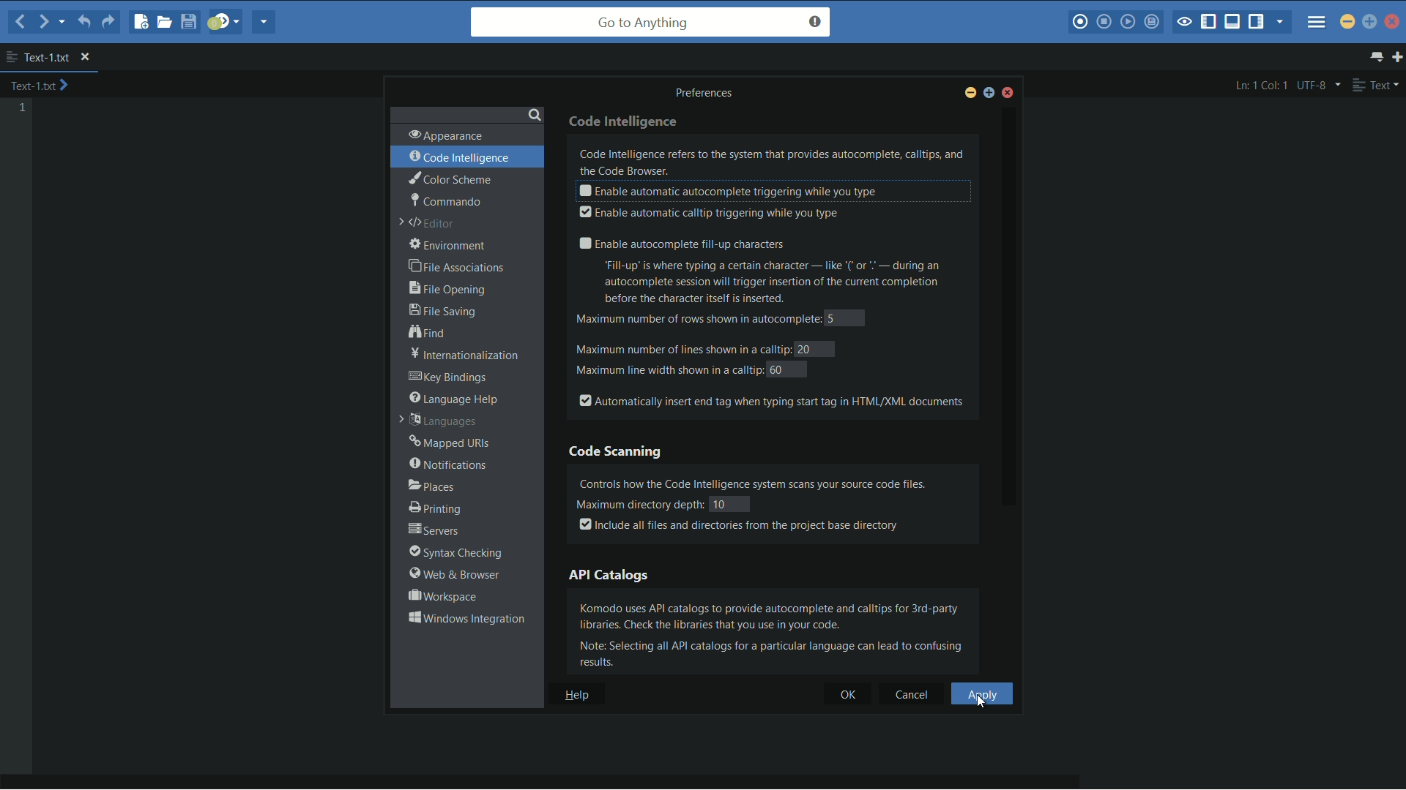 This screenshot has width=1406, height=790. Describe the element at coordinates (981, 701) in the screenshot. I see `cursor` at that location.